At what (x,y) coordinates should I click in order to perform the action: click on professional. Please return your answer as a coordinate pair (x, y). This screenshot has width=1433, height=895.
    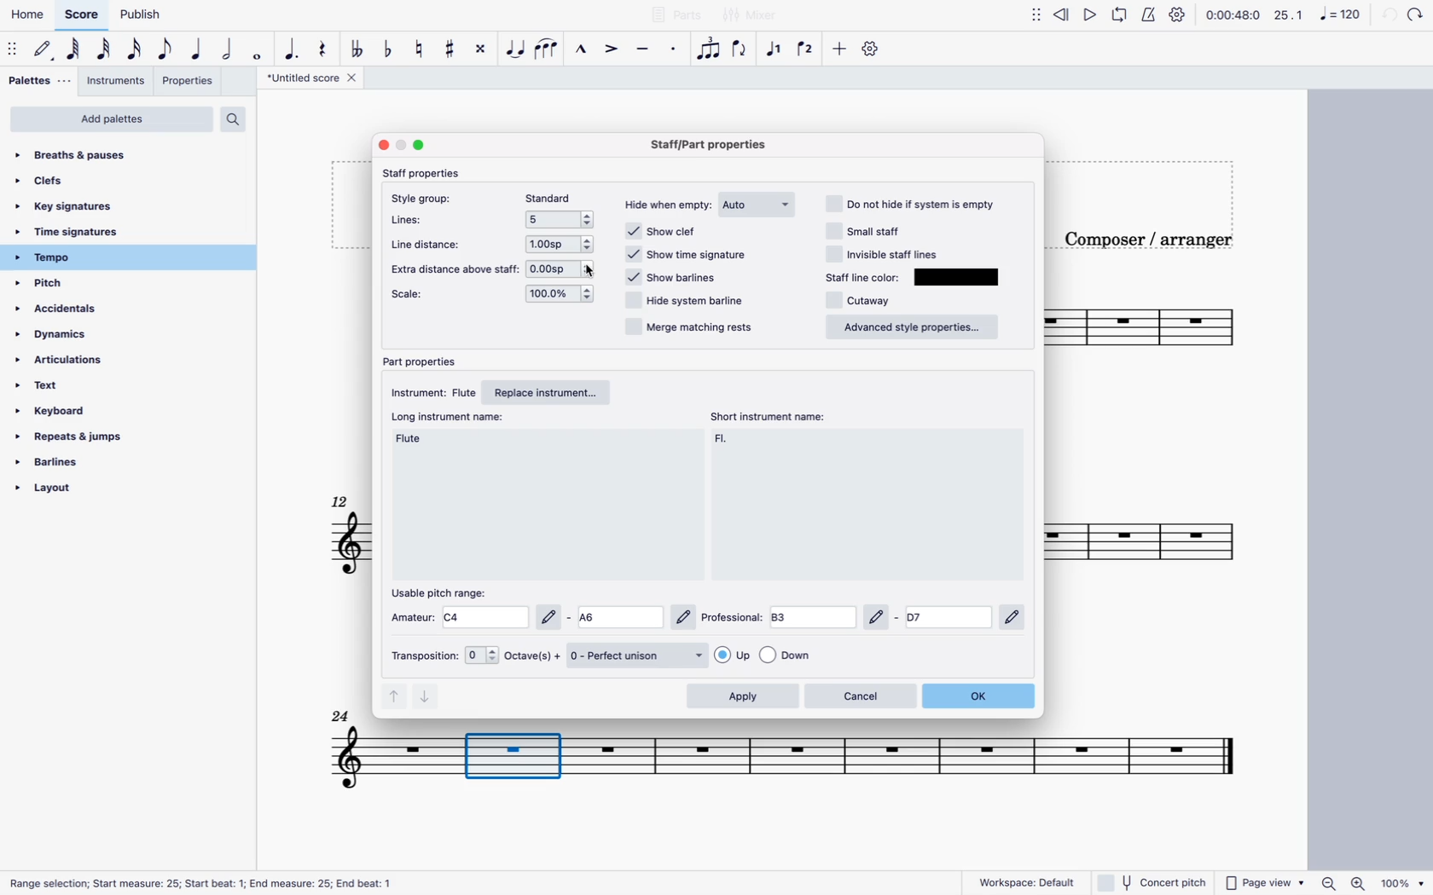
    Looking at the image, I should click on (867, 617).